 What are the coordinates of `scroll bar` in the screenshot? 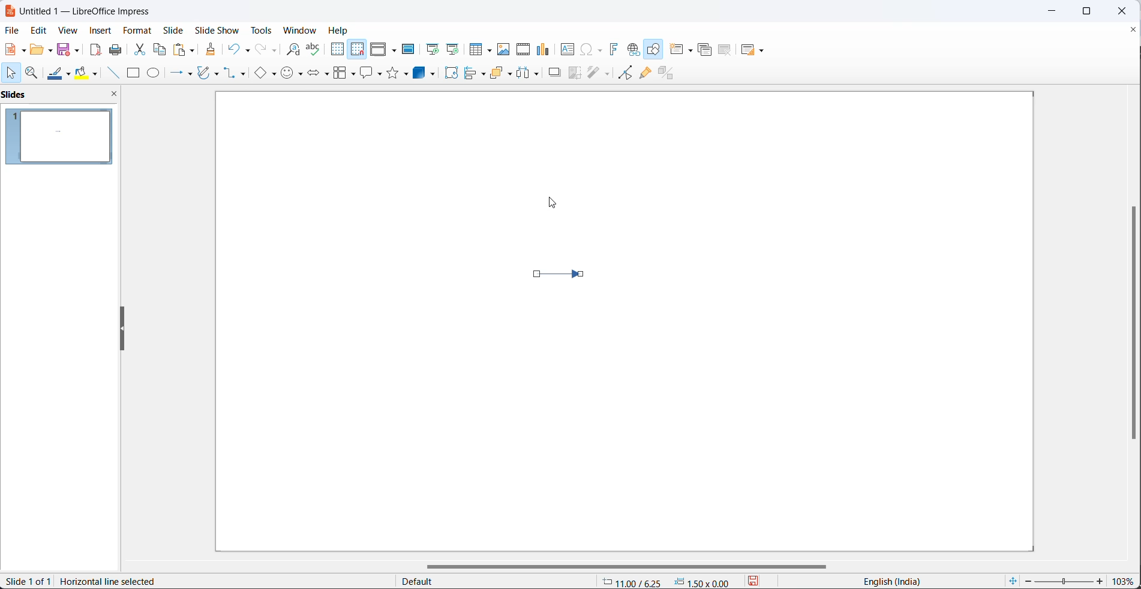 It's located at (1129, 323).